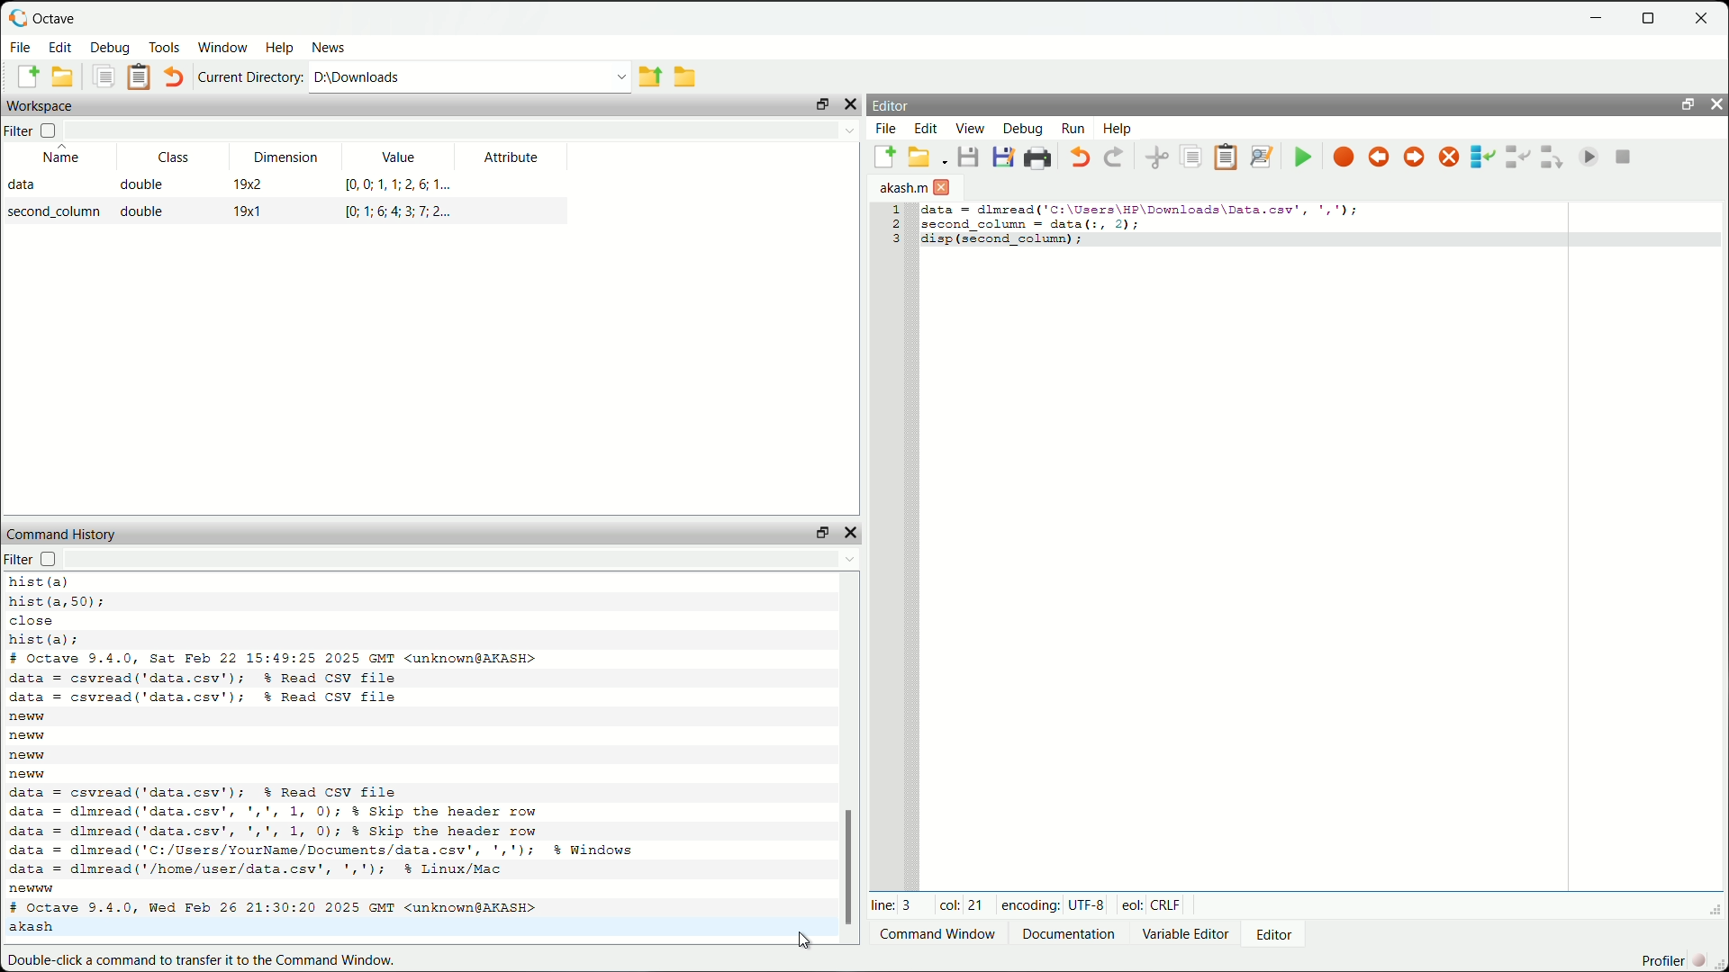  Describe the element at coordinates (77, 14) in the screenshot. I see `octave` at that location.